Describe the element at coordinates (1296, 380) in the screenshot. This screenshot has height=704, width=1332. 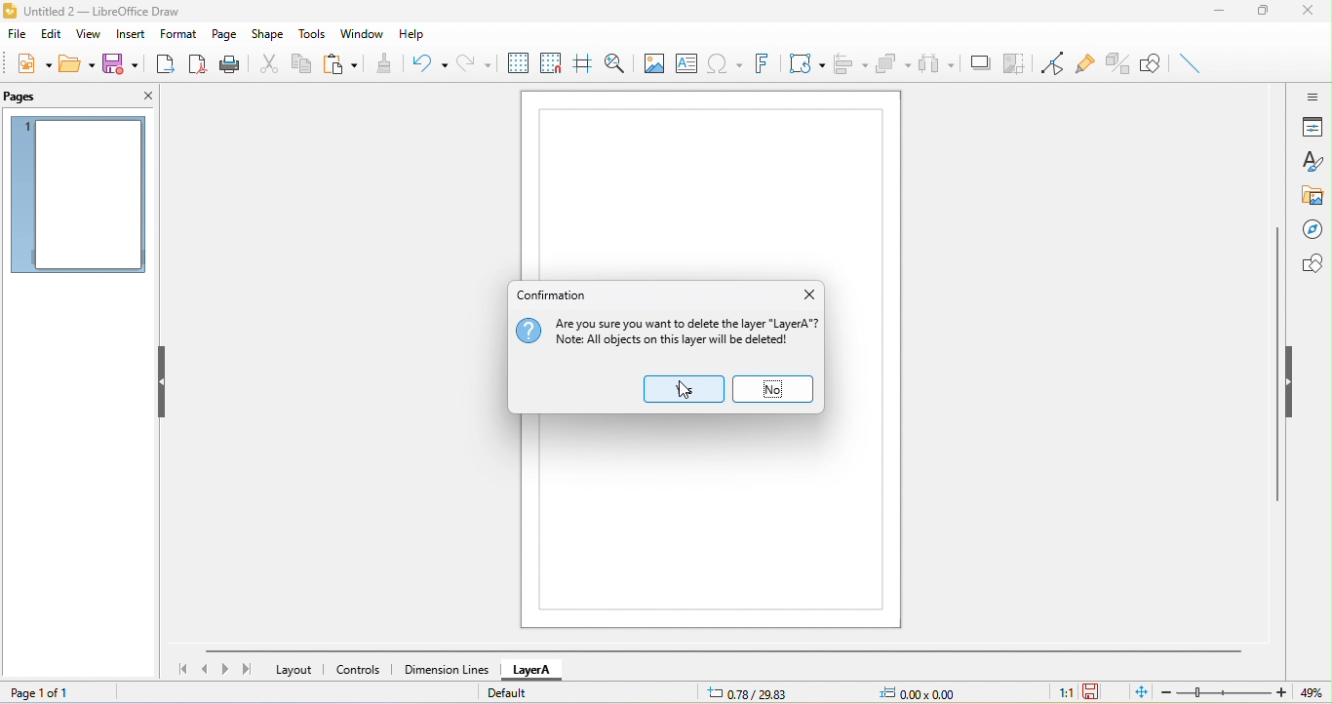
I see `hide` at that location.